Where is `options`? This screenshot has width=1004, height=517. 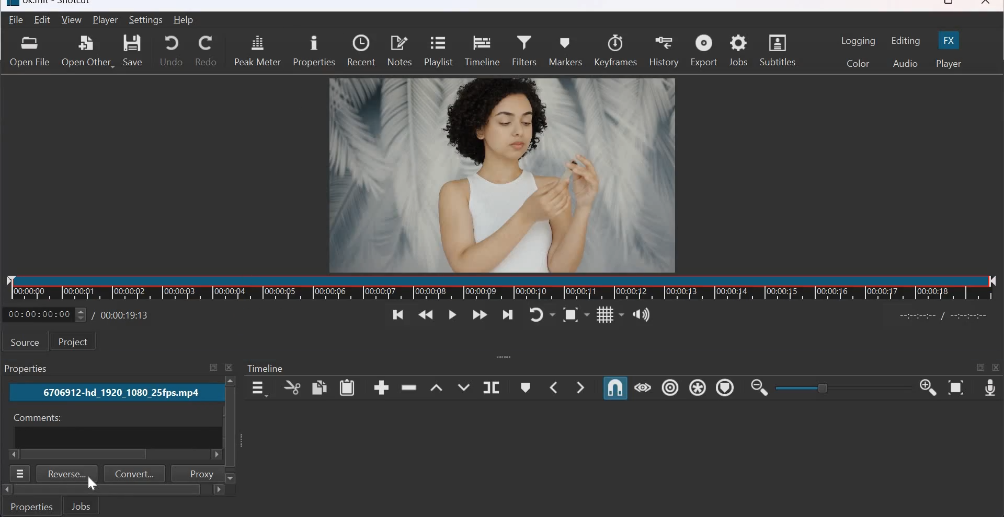
options is located at coordinates (21, 474).